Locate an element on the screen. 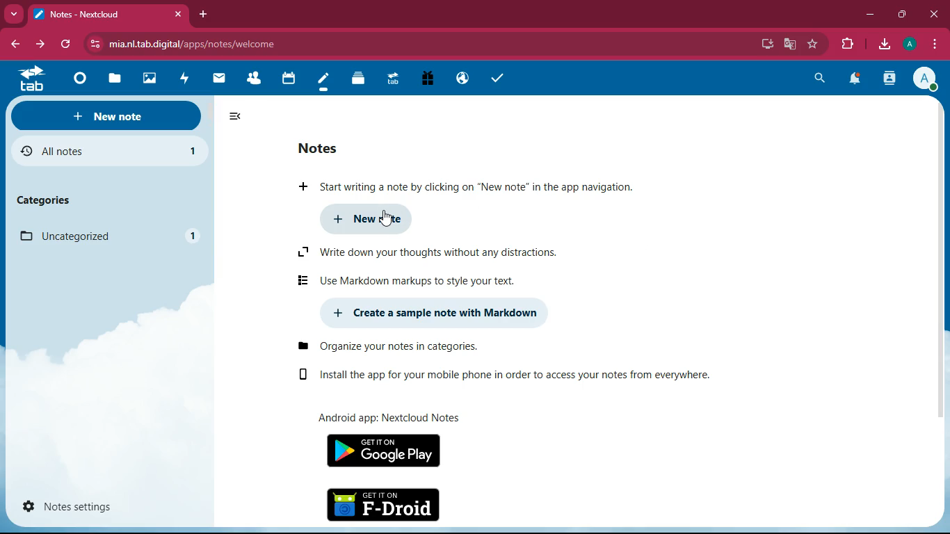  gift is located at coordinates (430, 79).